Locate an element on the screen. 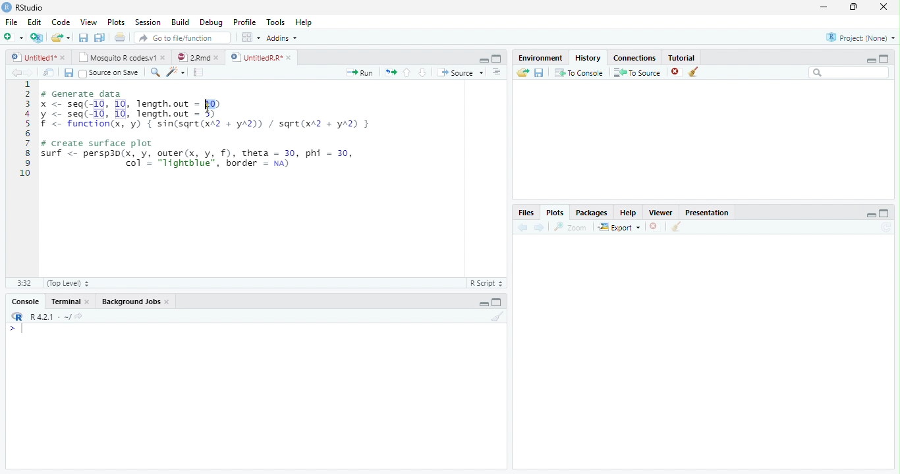 The height and width of the screenshot is (474, 900). To Source is located at coordinates (636, 72).